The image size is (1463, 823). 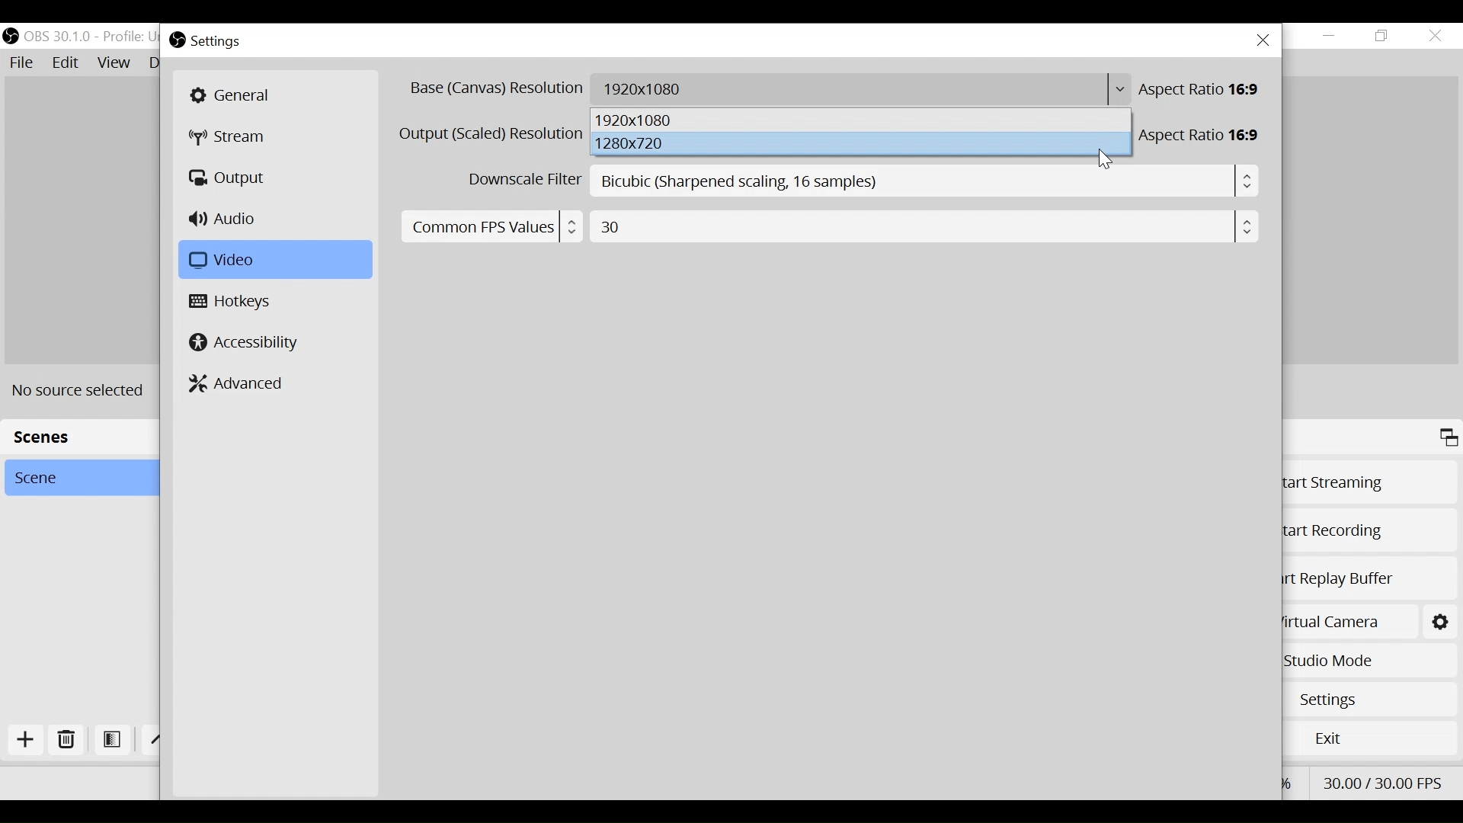 I want to click on Output, so click(x=230, y=178).